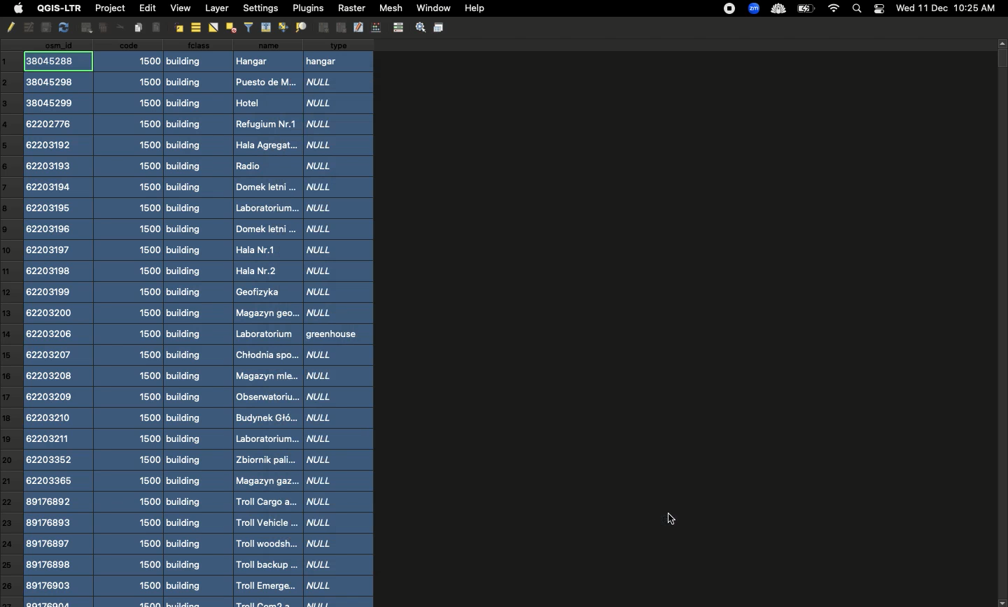 The width and height of the screenshot is (1008, 607). I want to click on Raster, so click(351, 8).